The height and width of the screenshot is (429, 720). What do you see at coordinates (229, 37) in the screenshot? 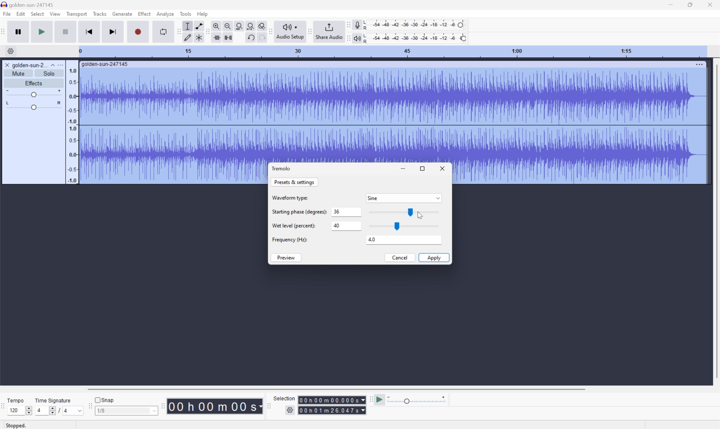
I see `Silence audio selection` at bounding box center [229, 37].